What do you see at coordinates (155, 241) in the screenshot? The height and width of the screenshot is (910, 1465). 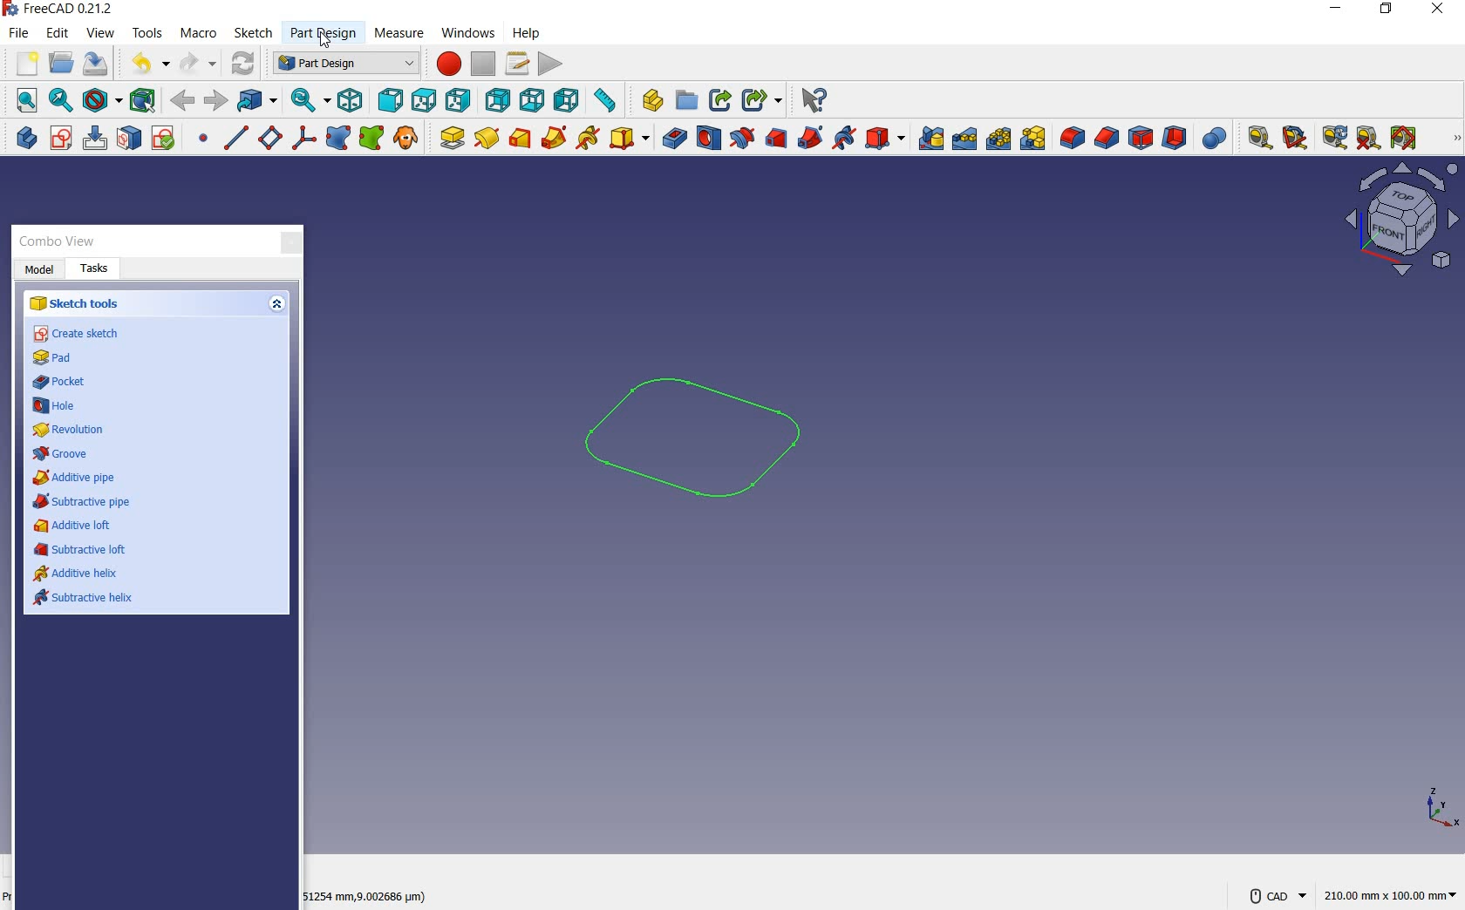 I see `Combo View` at bounding box center [155, 241].